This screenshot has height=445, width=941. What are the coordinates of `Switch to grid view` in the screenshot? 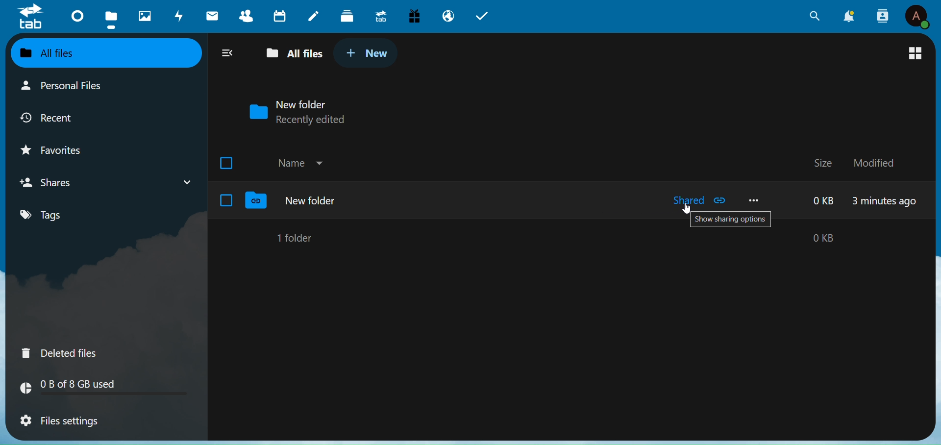 It's located at (912, 51).